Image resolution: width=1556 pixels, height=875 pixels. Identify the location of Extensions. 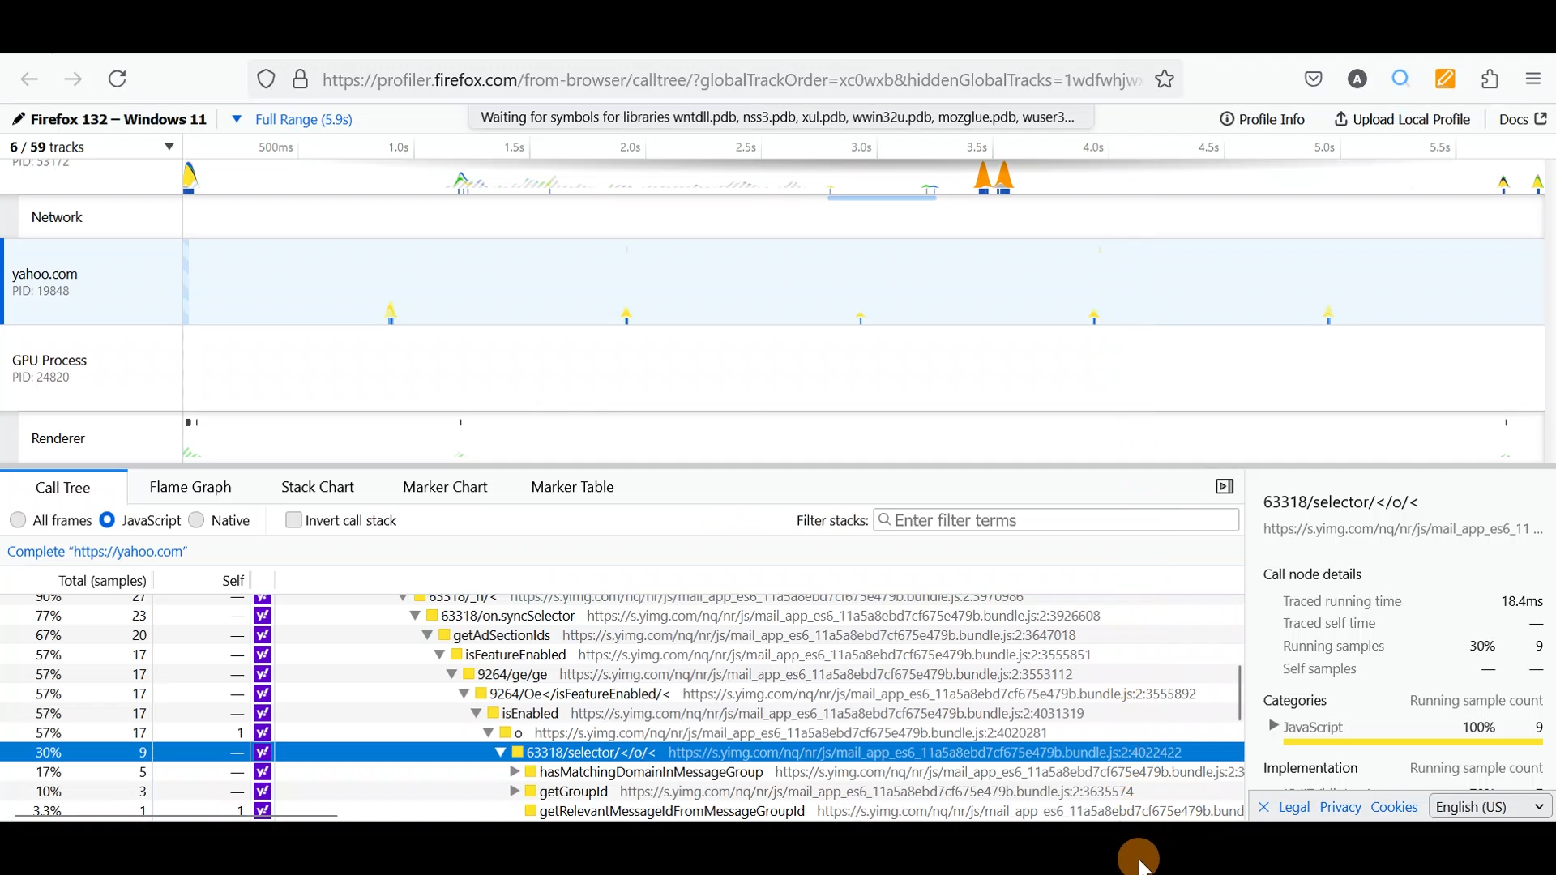
(1495, 81).